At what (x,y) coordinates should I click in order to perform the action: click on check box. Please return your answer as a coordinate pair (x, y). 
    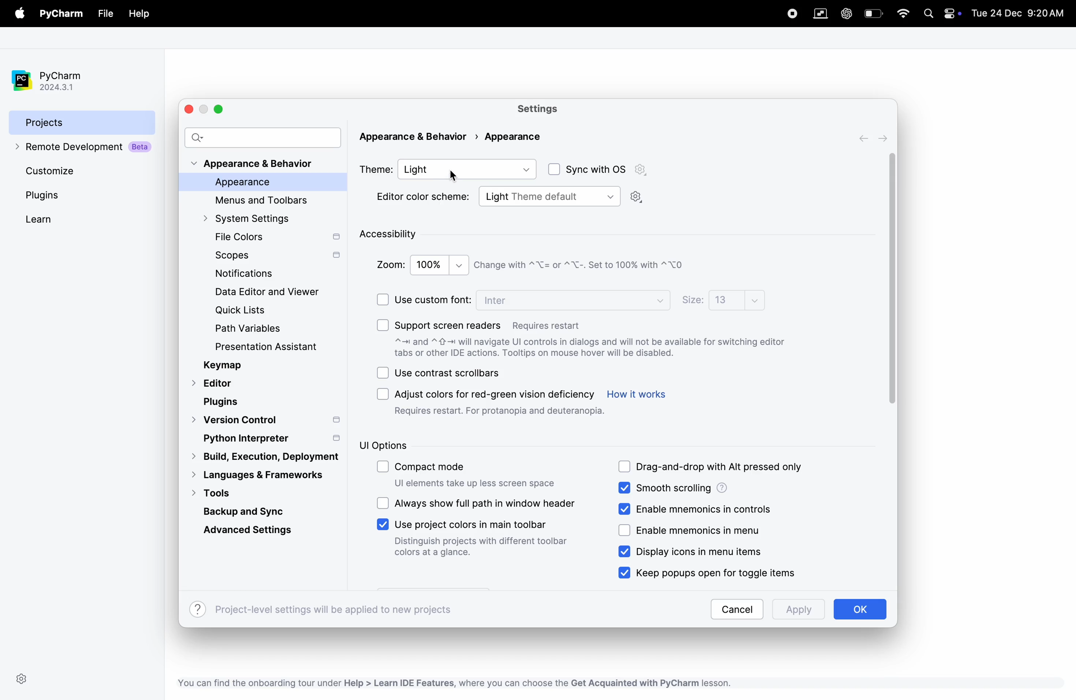
    Looking at the image, I should click on (383, 503).